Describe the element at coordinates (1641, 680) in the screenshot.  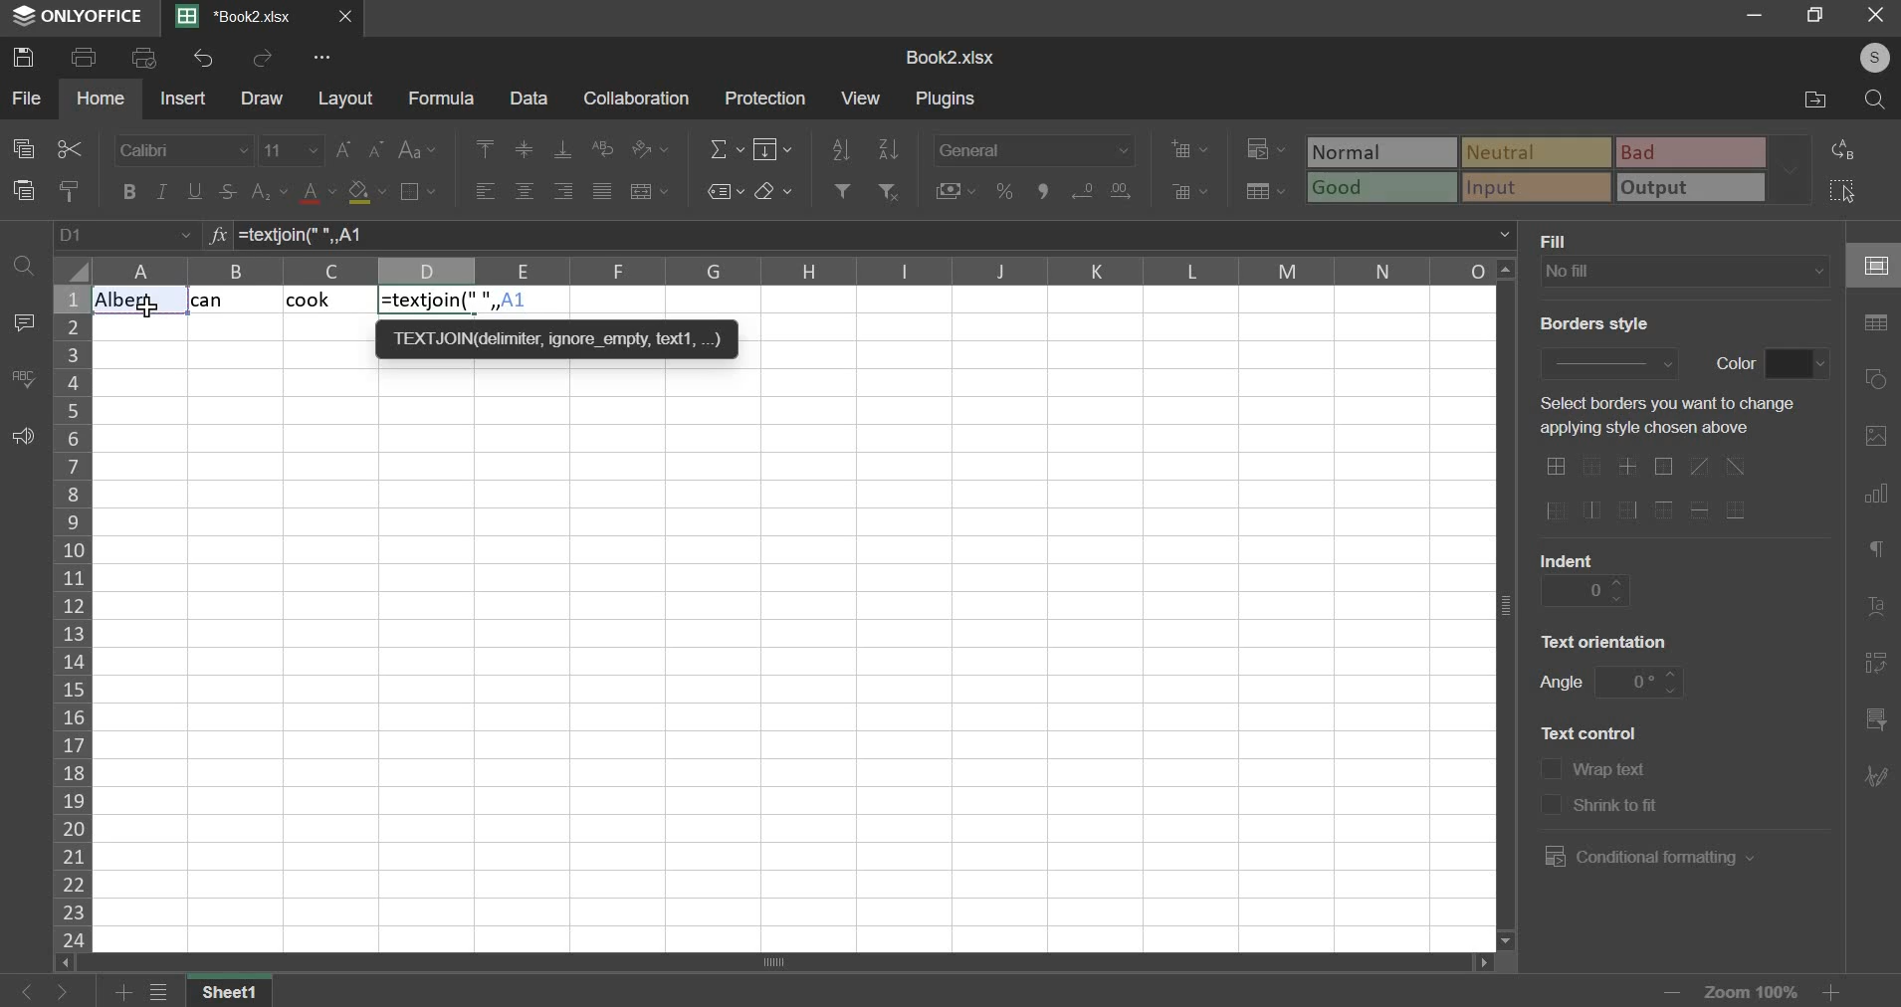
I see `angle` at that location.